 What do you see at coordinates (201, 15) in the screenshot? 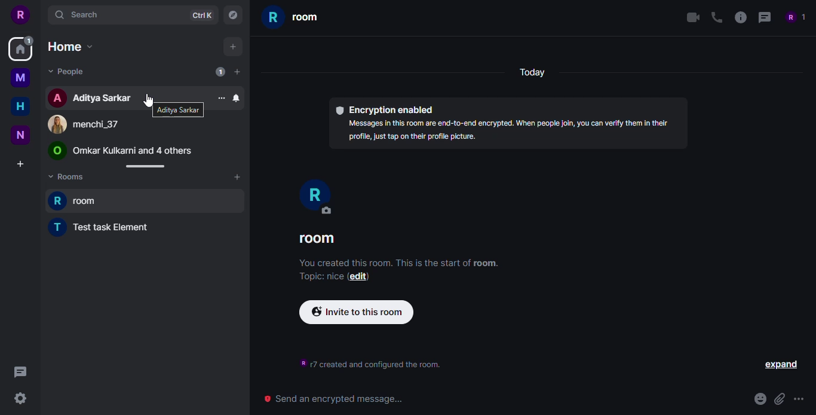
I see `ctrl K` at bounding box center [201, 15].